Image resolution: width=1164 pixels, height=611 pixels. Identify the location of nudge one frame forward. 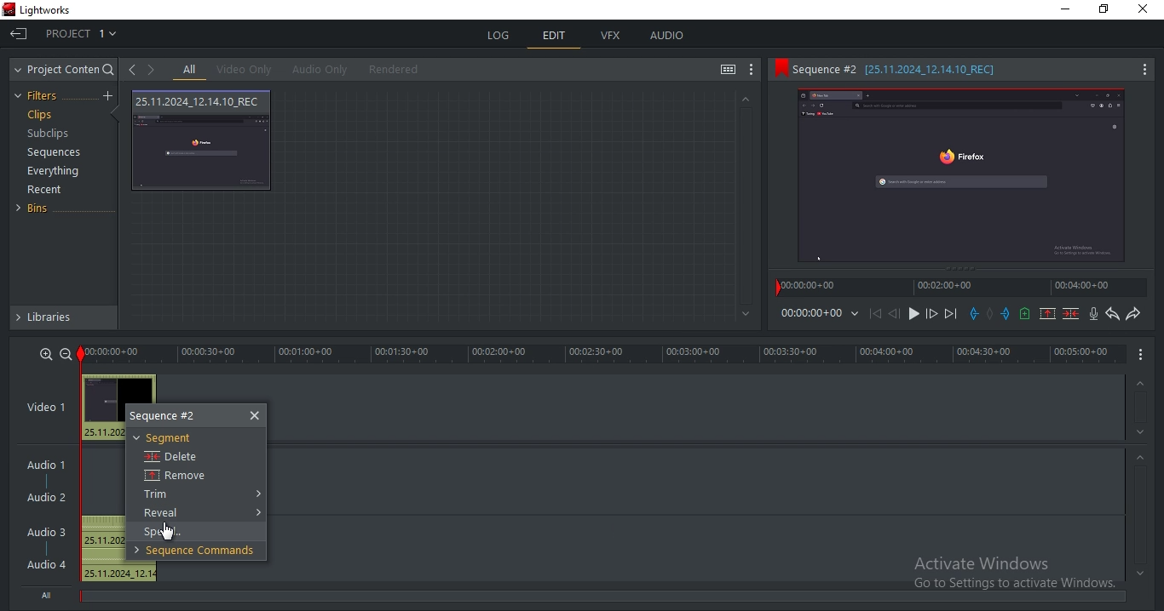
(931, 314).